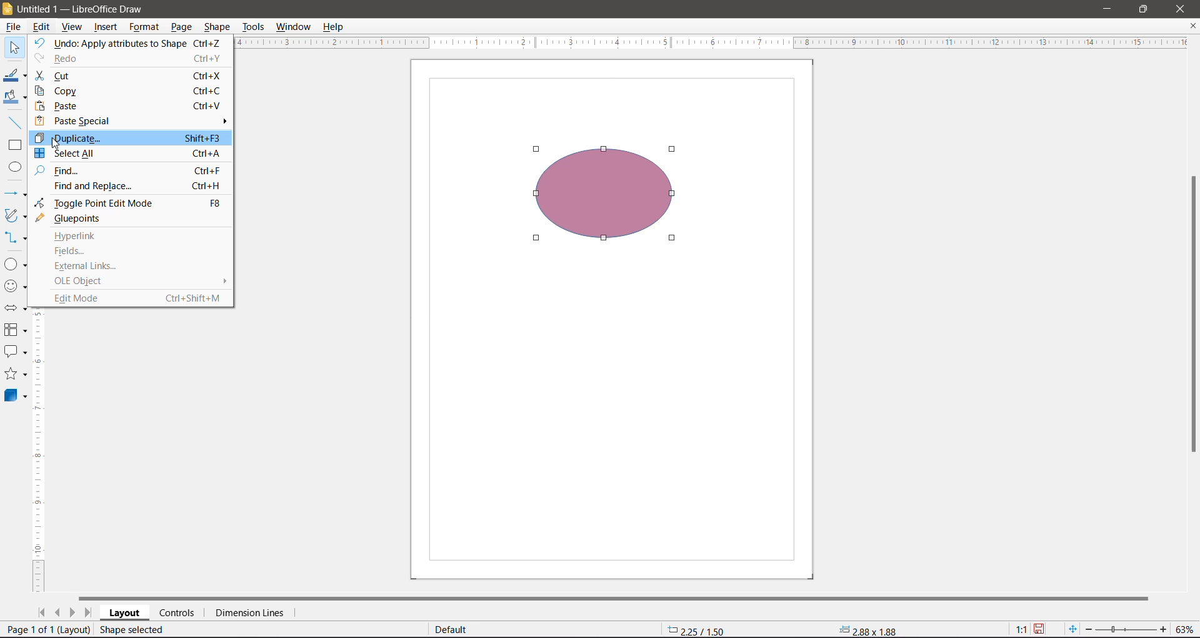 The image size is (1200, 638). Describe the element at coordinates (16, 373) in the screenshot. I see `Stars and Banners` at that location.